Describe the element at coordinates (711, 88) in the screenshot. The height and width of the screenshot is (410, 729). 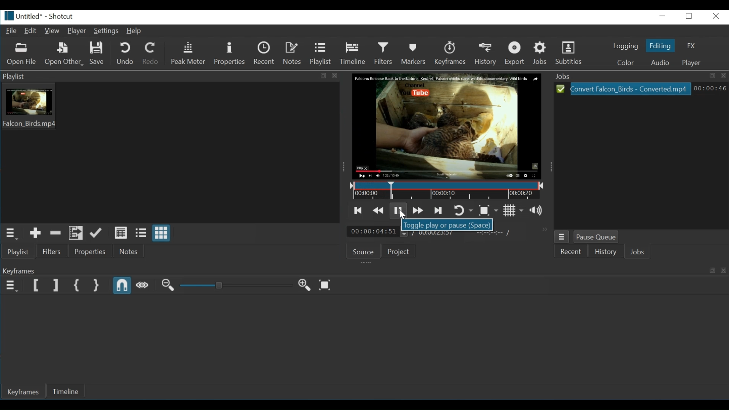
I see `00:00:30` at that location.